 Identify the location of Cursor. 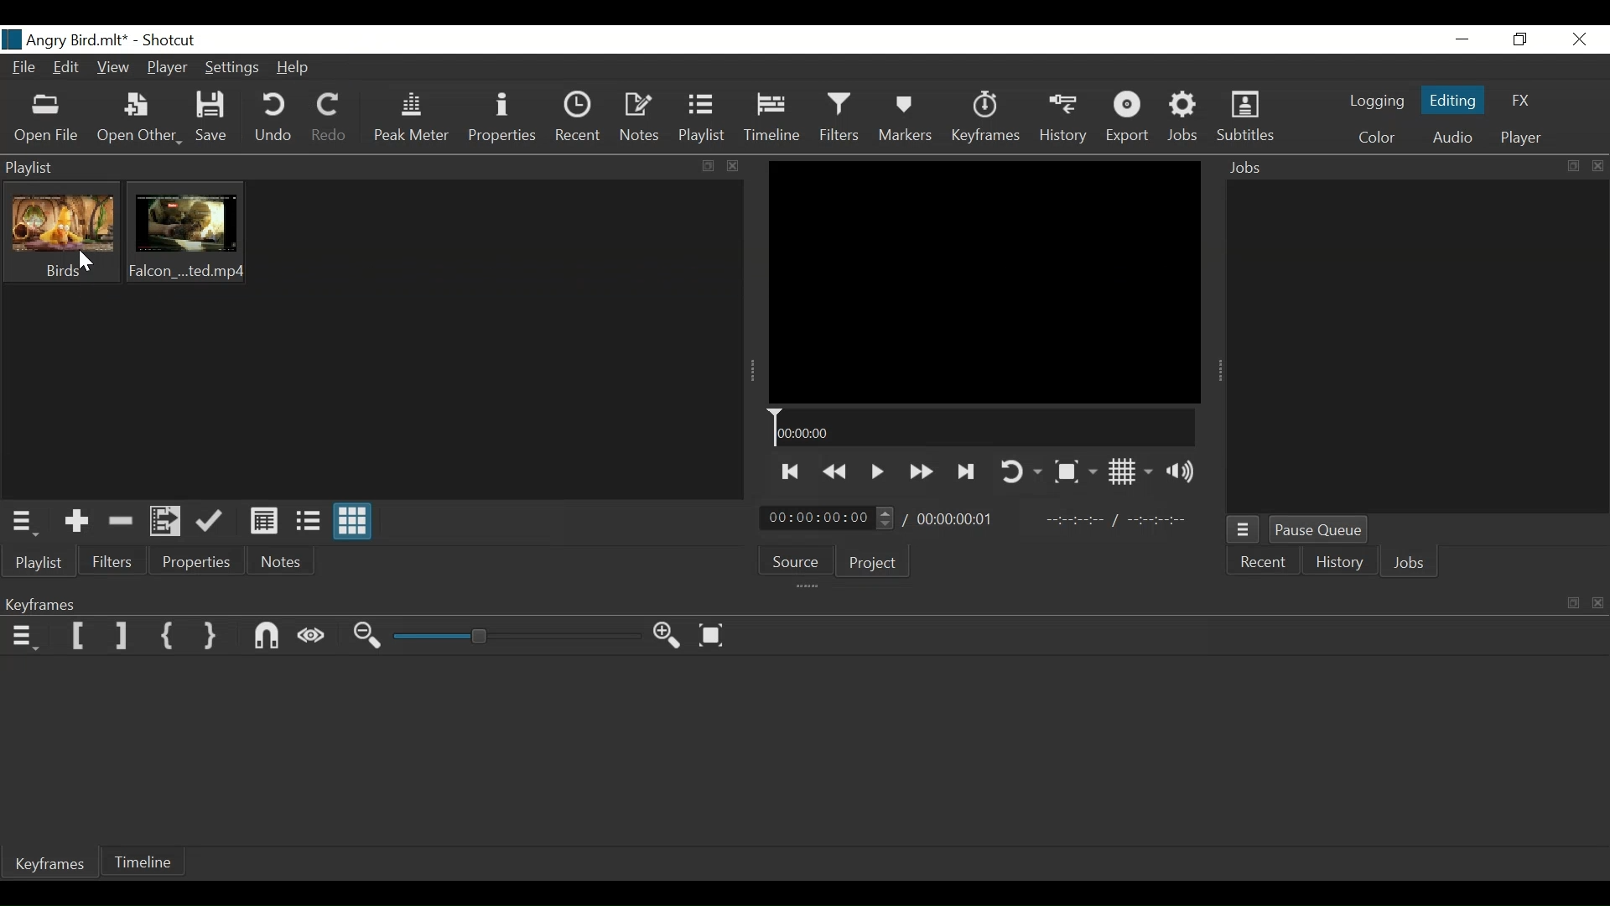
(88, 262).